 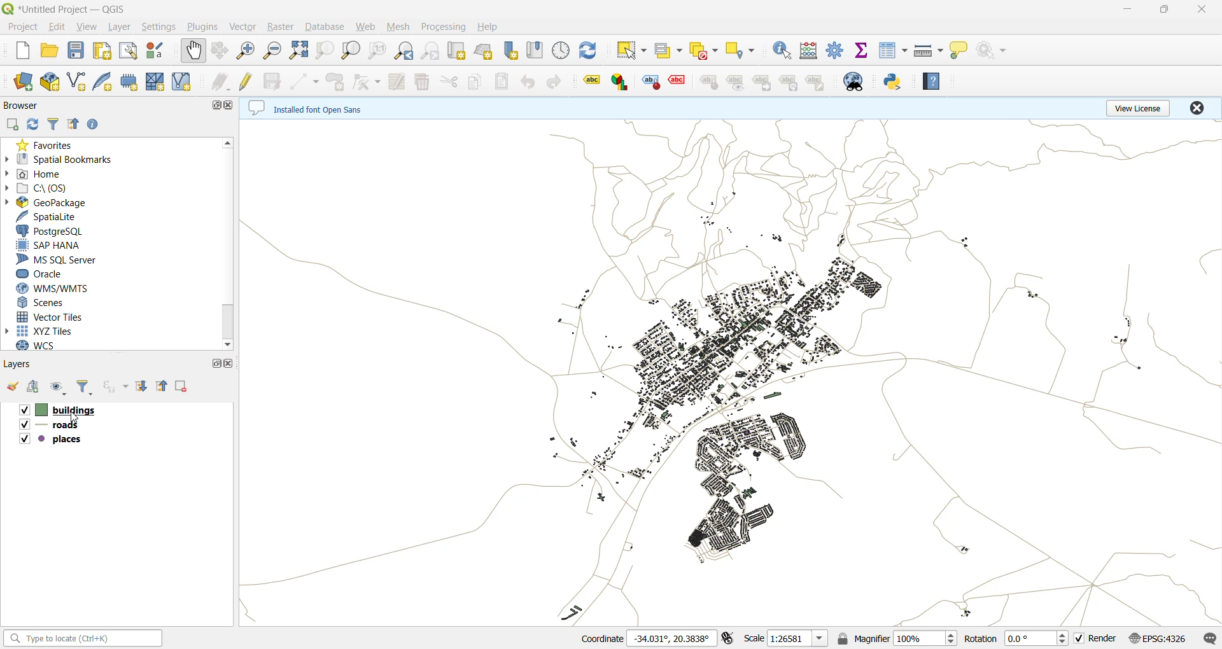 I want to click on select location, so click(x=741, y=52).